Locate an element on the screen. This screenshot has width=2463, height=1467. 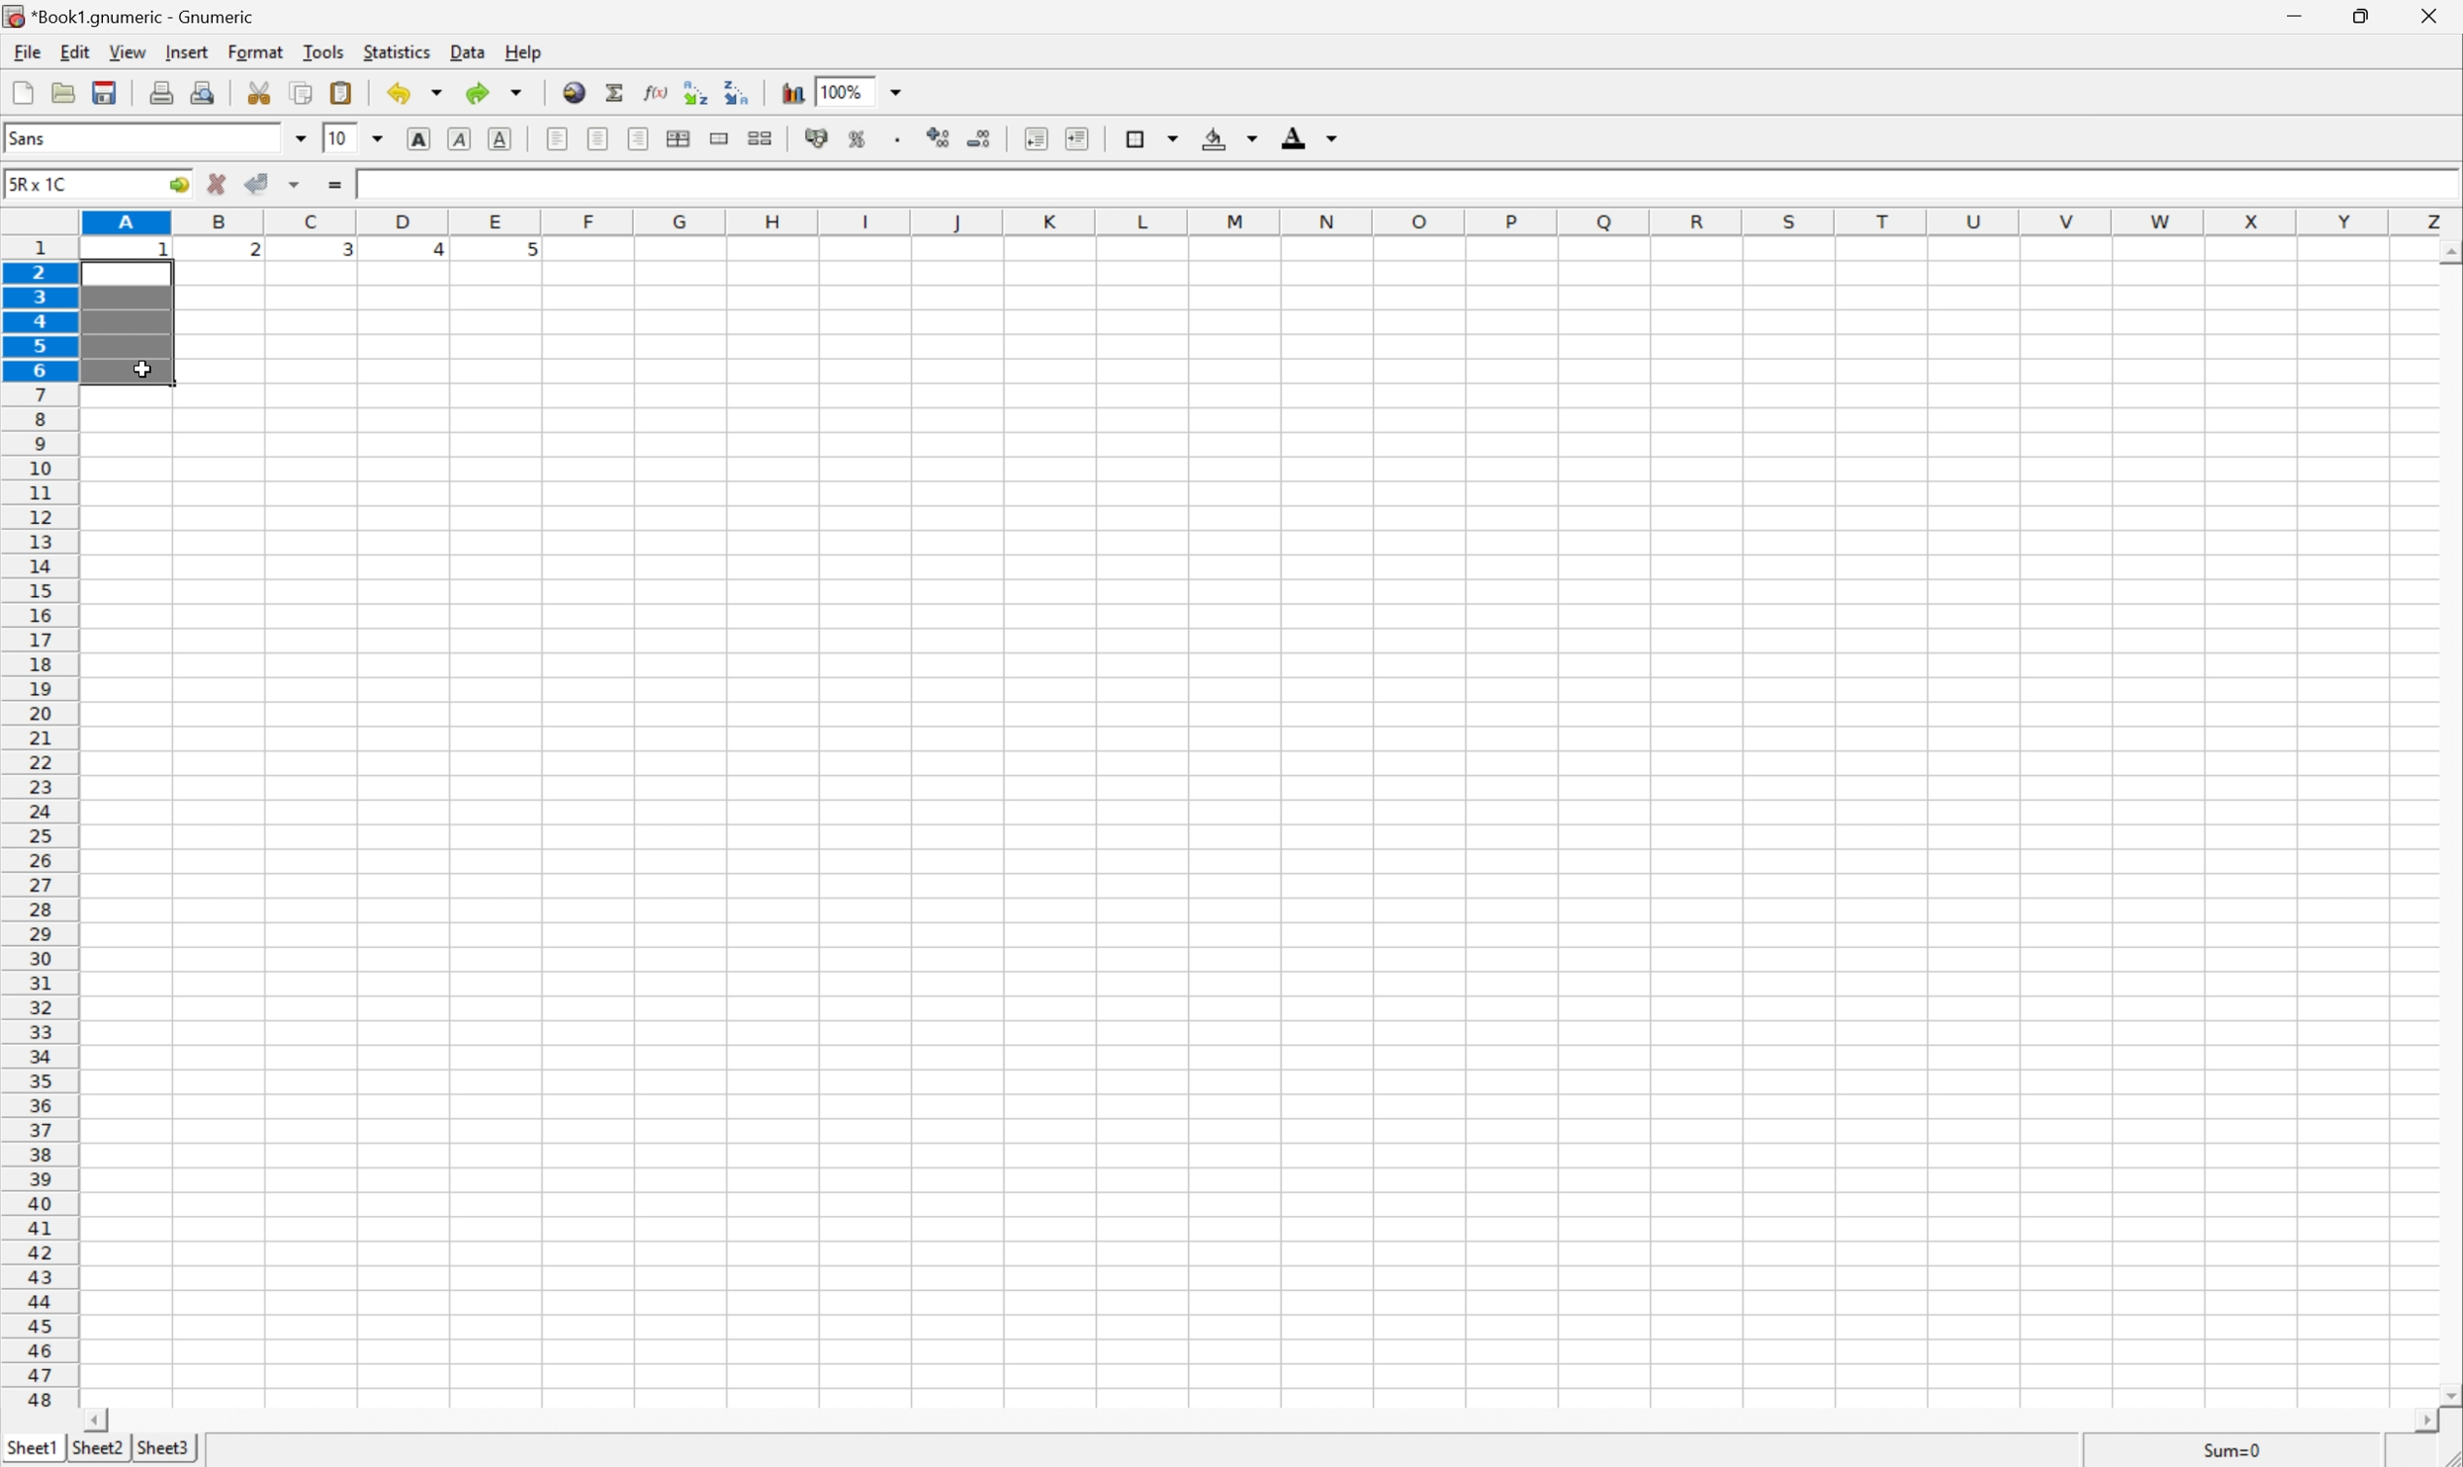
view is located at coordinates (127, 51).